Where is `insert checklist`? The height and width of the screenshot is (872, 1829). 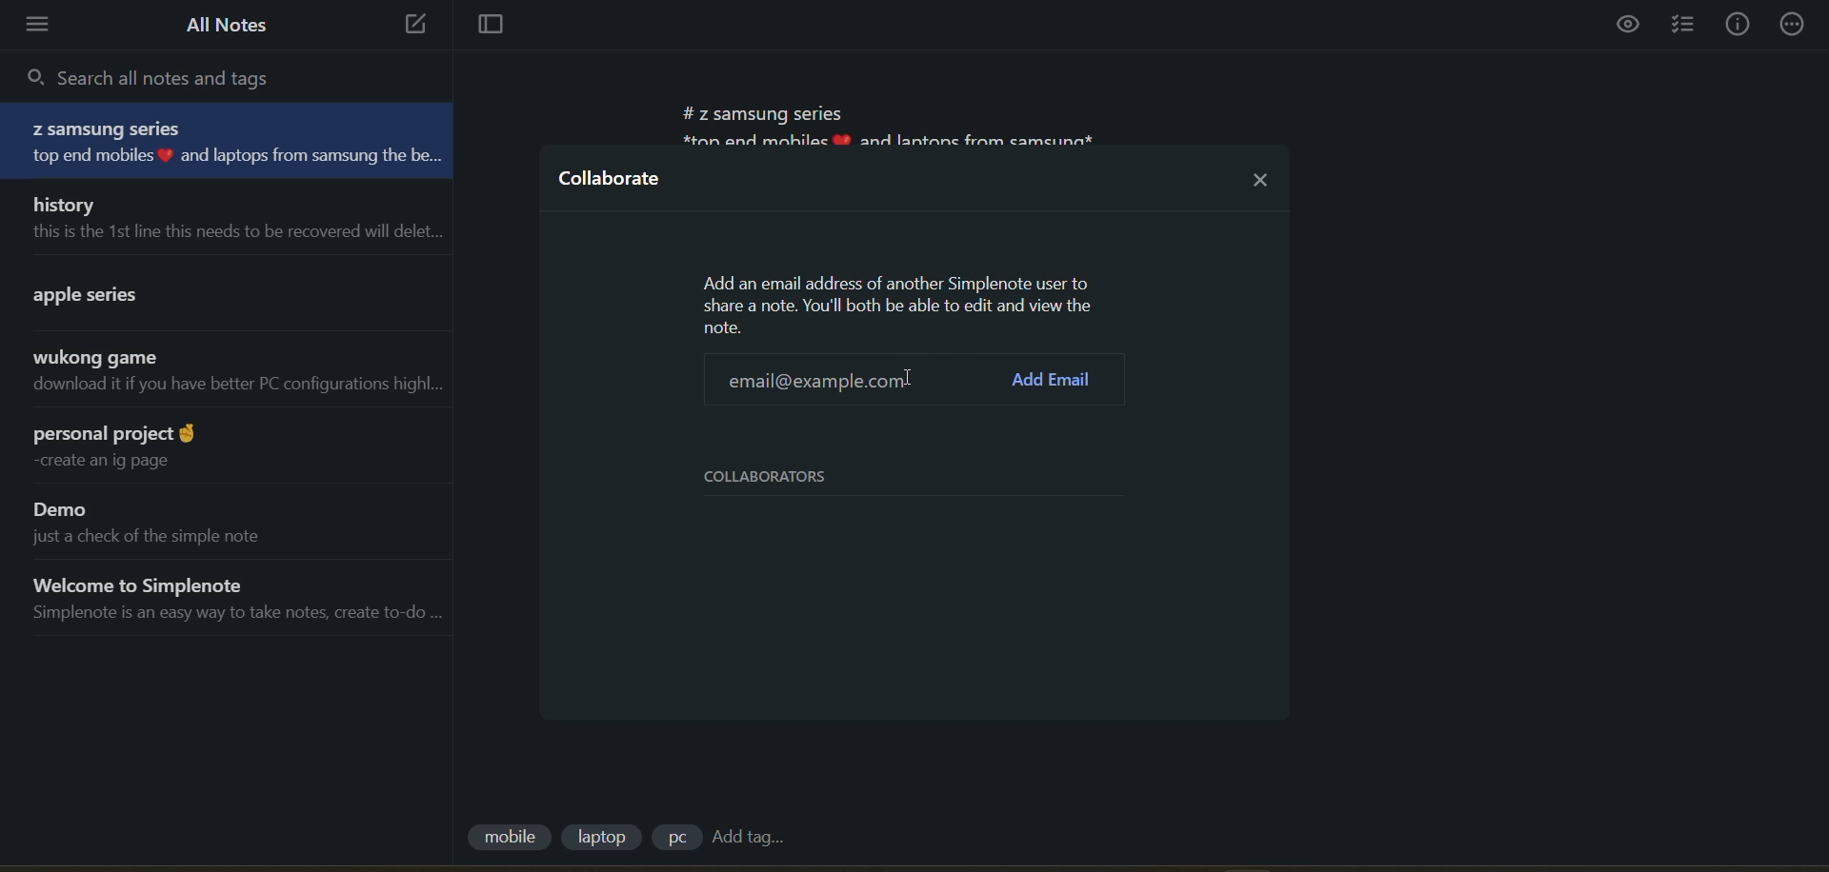
insert checklist is located at coordinates (1687, 26).